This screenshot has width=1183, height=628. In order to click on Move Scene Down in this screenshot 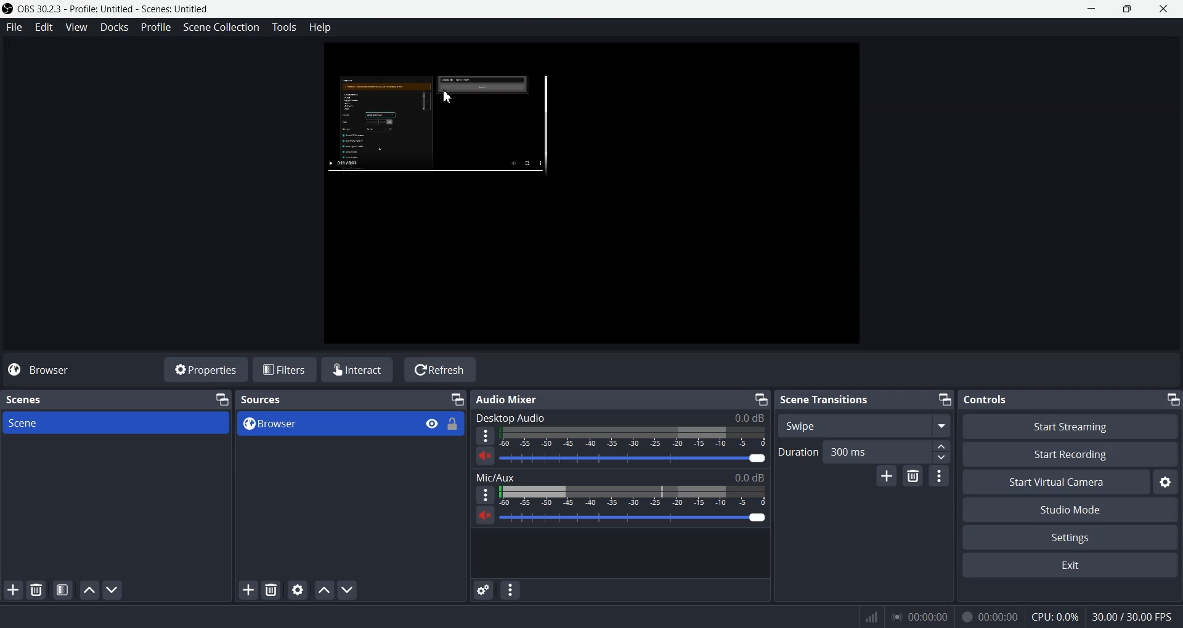, I will do `click(113, 590)`.